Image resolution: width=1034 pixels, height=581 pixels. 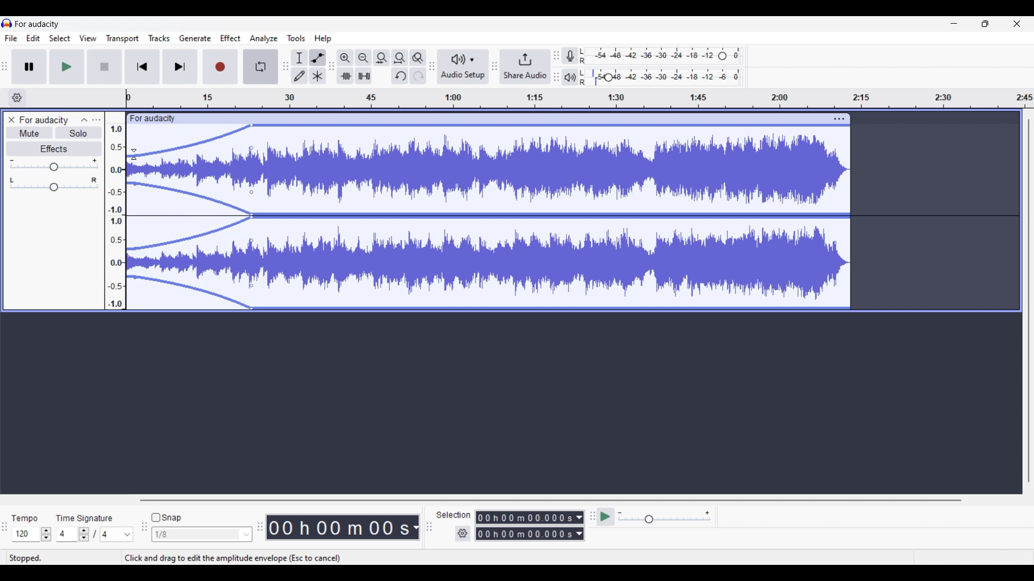 What do you see at coordinates (84, 519) in the screenshot?
I see `time signature` at bounding box center [84, 519].